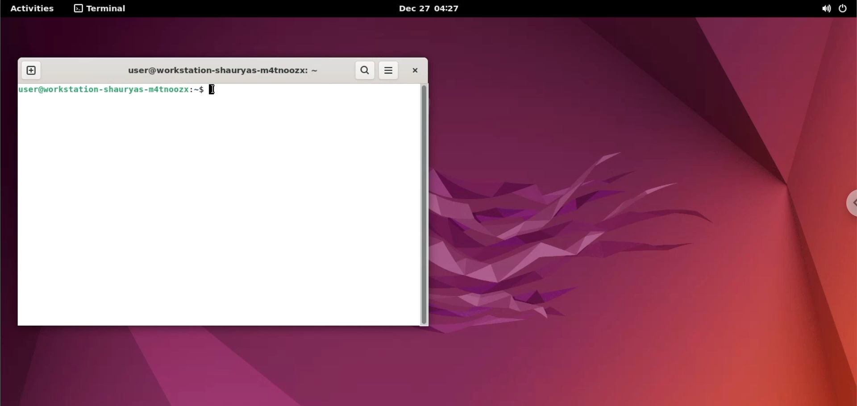 Image resolution: width=857 pixels, height=406 pixels. I want to click on new tab, so click(32, 71).